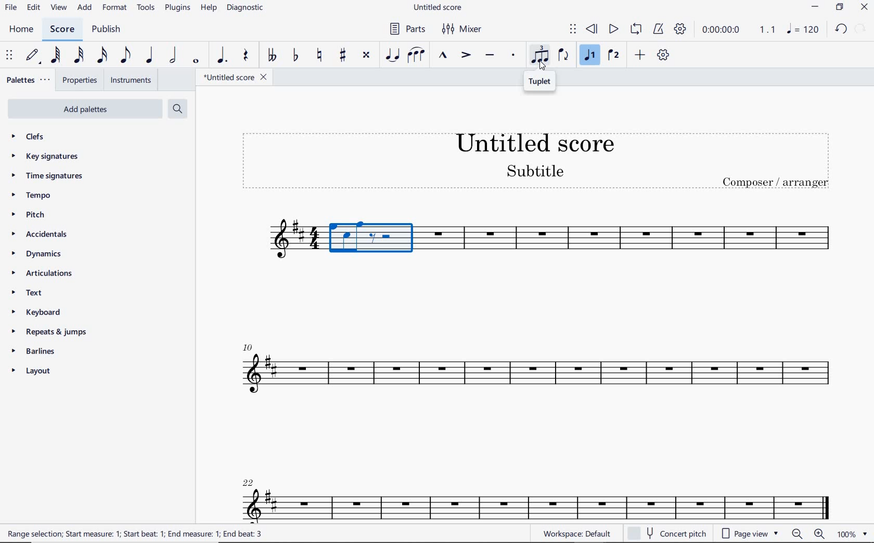 This screenshot has height=543, width=874. I want to click on FORMAT, so click(115, 7).